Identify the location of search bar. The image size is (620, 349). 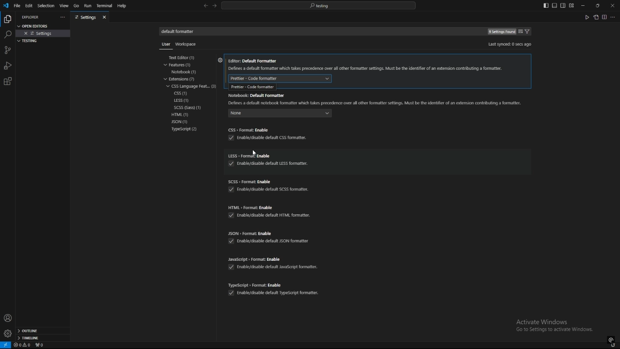
(318, 5).